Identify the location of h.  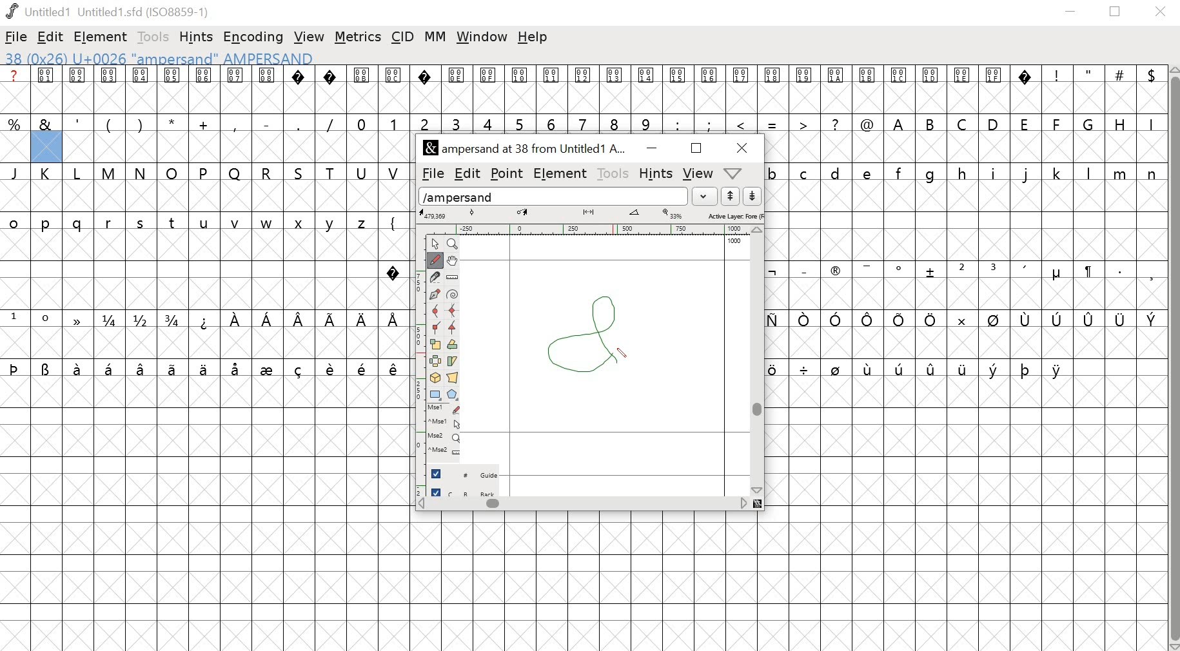
(963, 172).